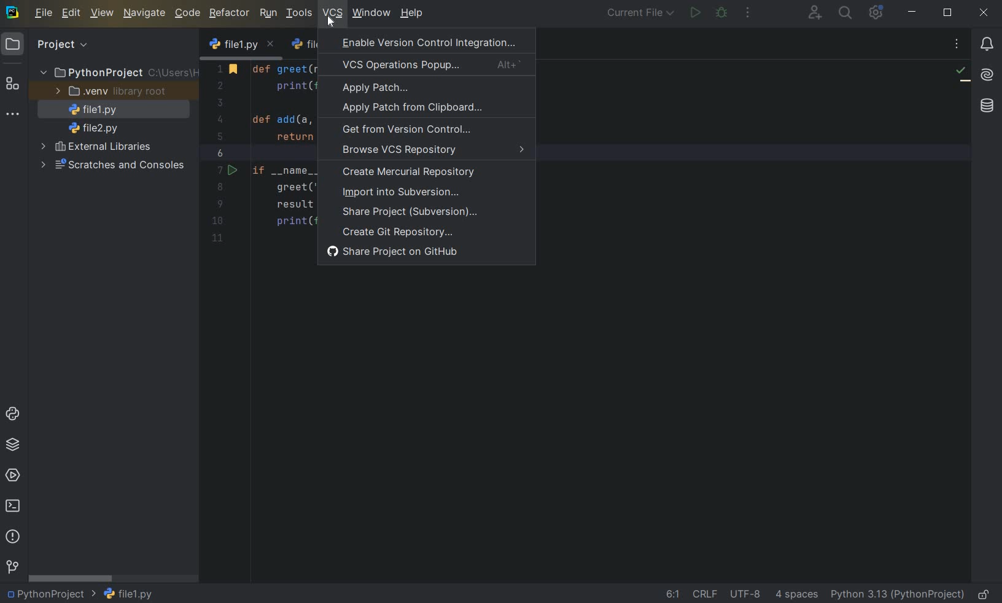 The width and height of the screenshot is (1002, 603). Describe the element at coordinates (12, 85) in the screenshot. I see `structure` at that location.